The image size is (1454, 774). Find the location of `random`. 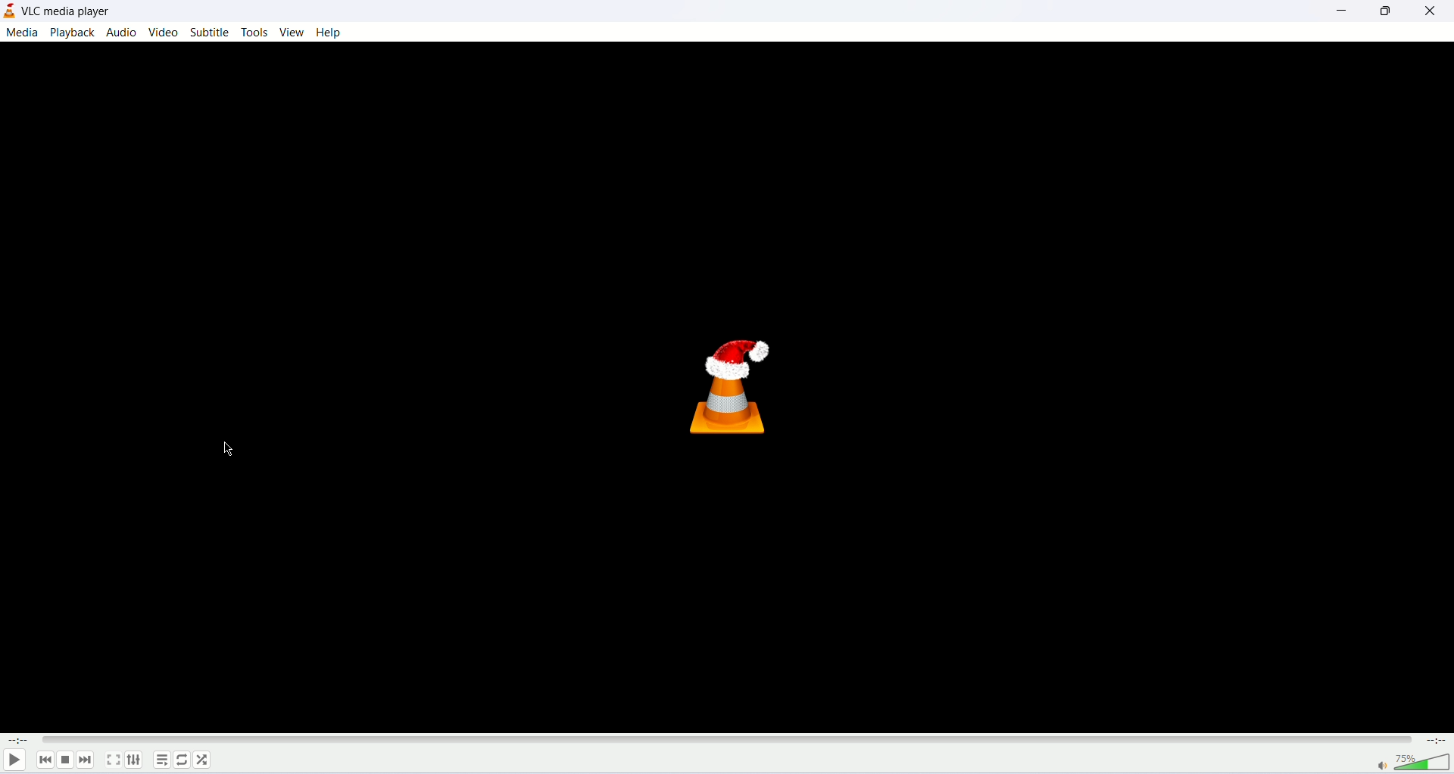

random is located at coordinates (202, 759).